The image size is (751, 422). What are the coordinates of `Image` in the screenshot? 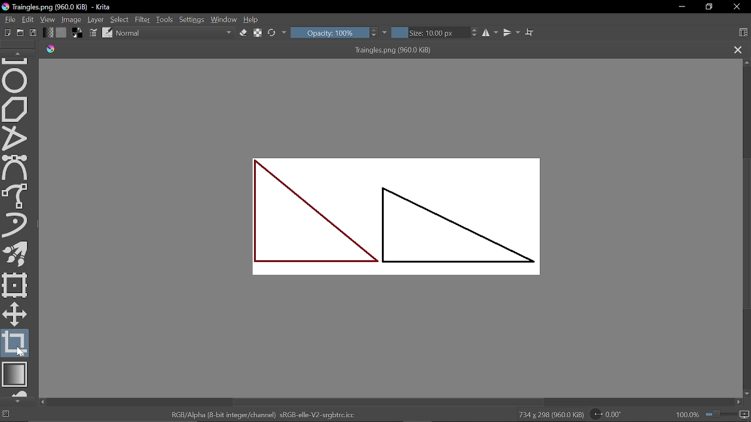 It's located at (72, 19).